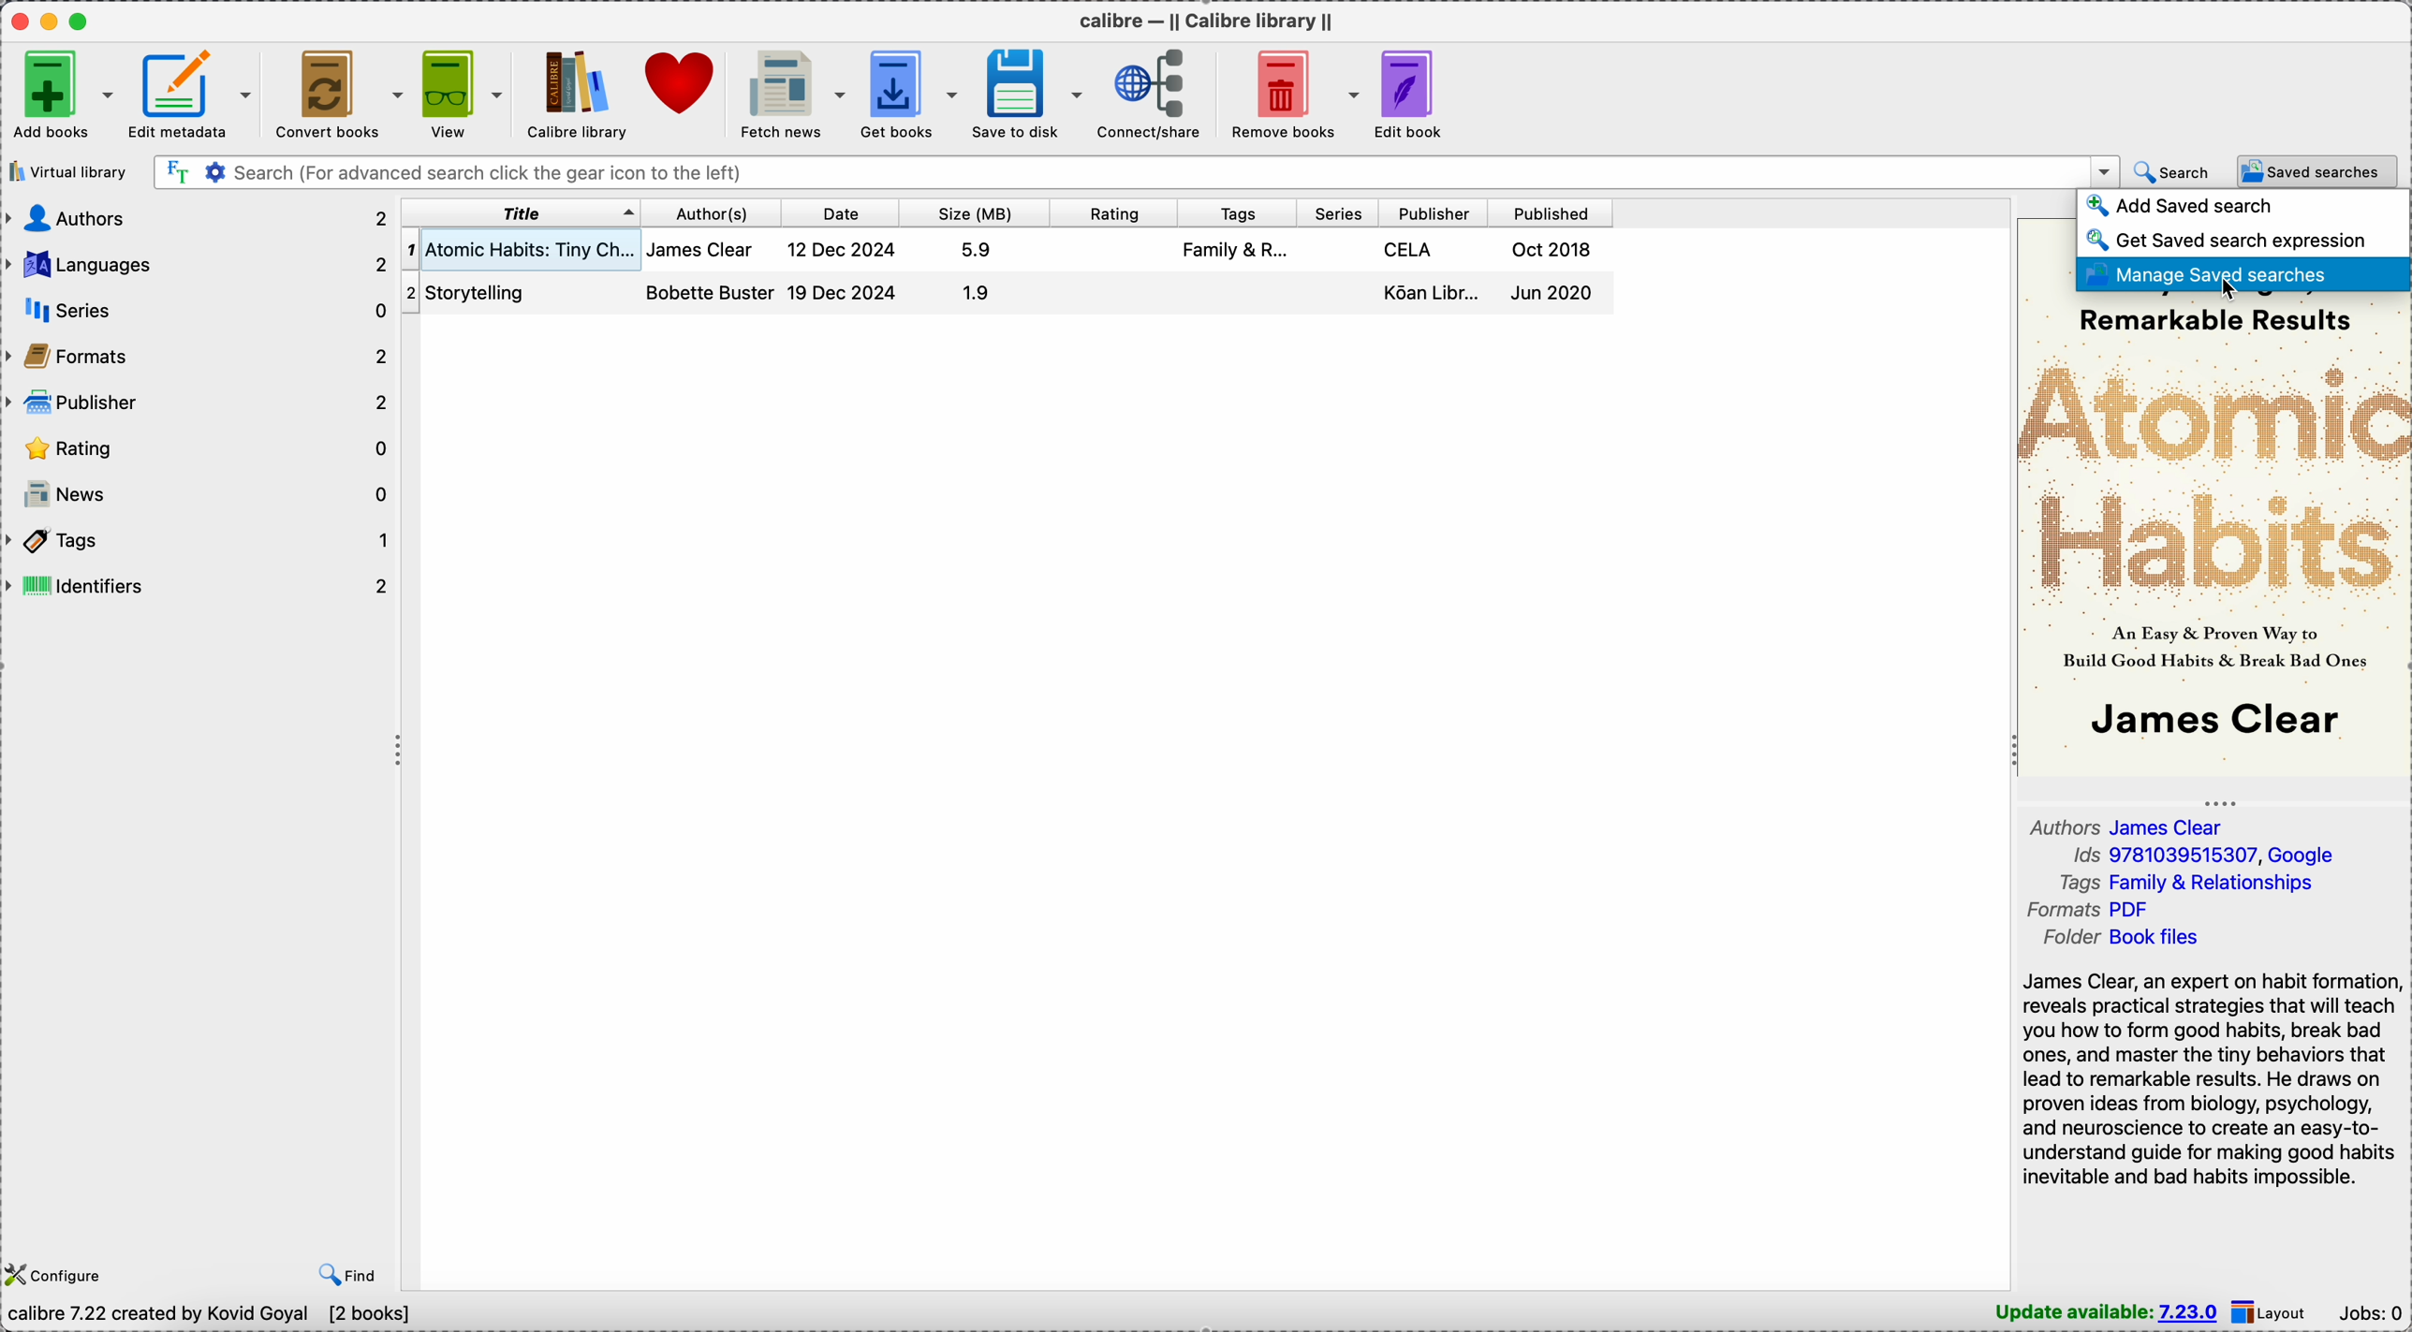 The height and width of the screenshot is (1332, 2412). Describe the element at coordinates (574, 95) in the screenshot. I see `Calibre library` at that location.